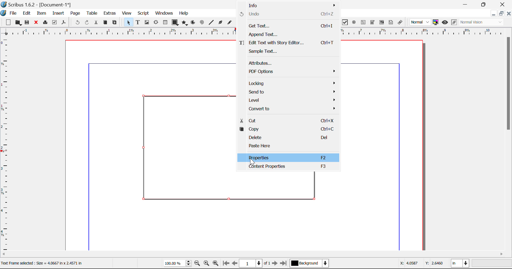 The image size is (512, 269). I want to click on Edit, so click(27, 13).